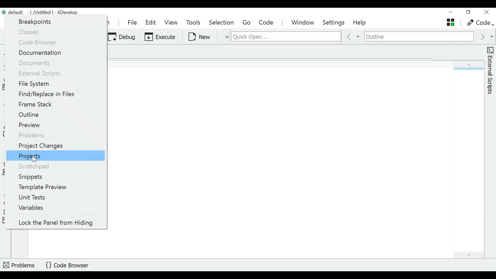 The width and height of the screenshot is (496, 279). I want to click on Documentation, so click(40, 52).